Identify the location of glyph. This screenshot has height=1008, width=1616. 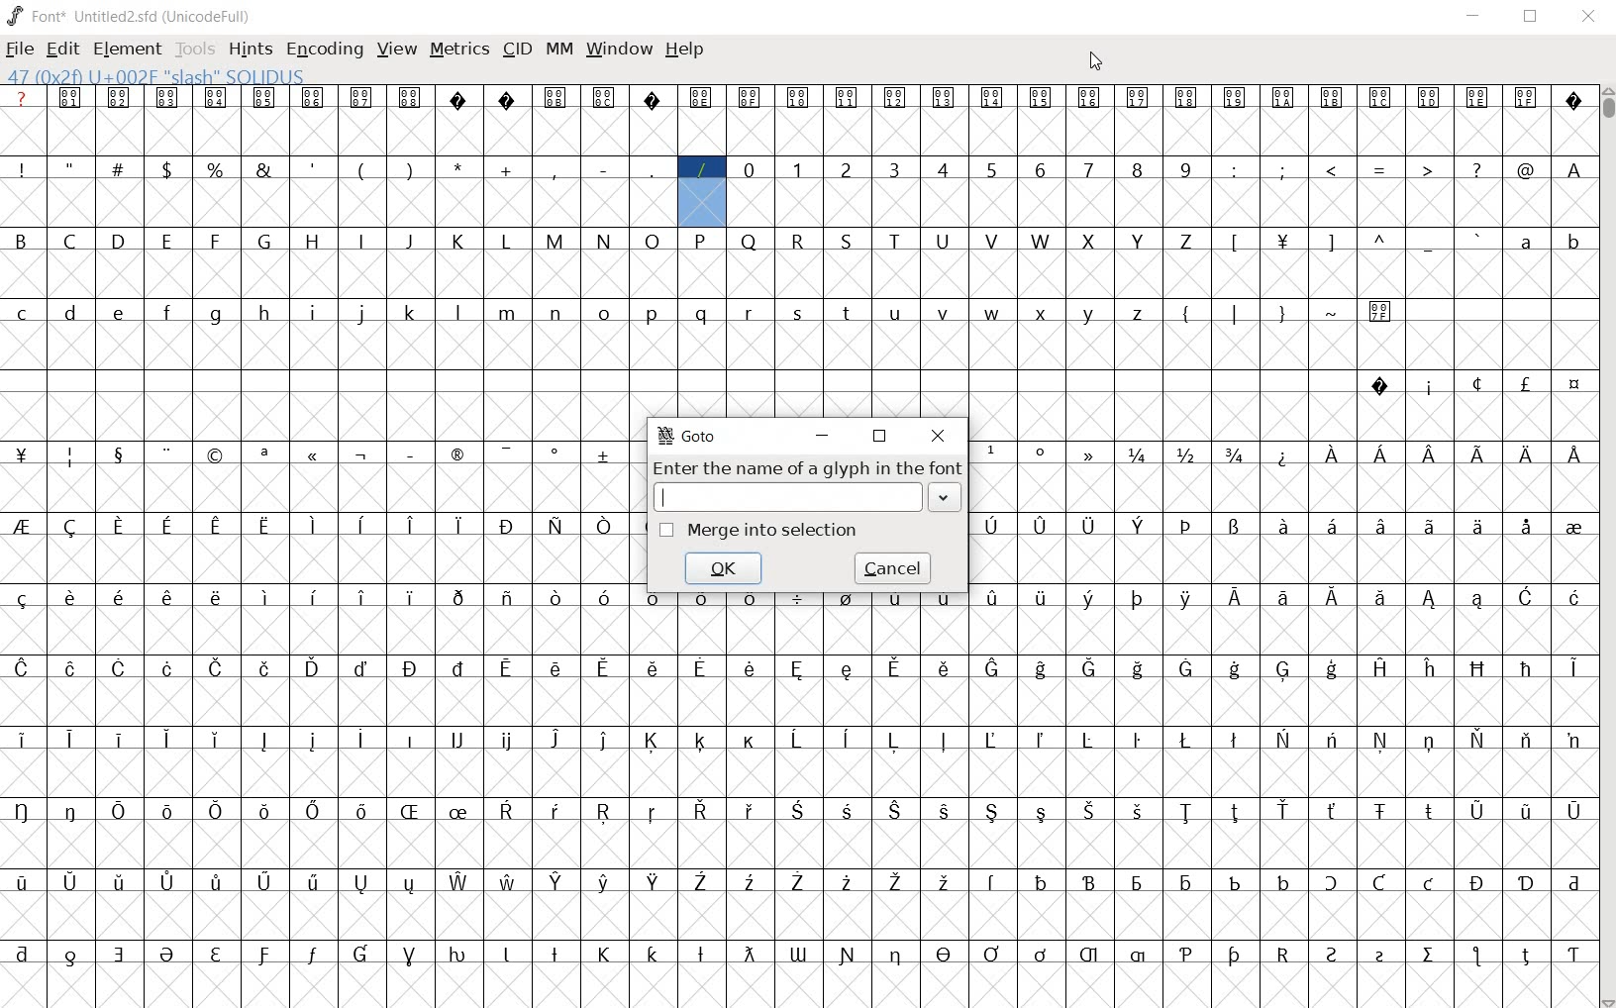
(1479, 239).